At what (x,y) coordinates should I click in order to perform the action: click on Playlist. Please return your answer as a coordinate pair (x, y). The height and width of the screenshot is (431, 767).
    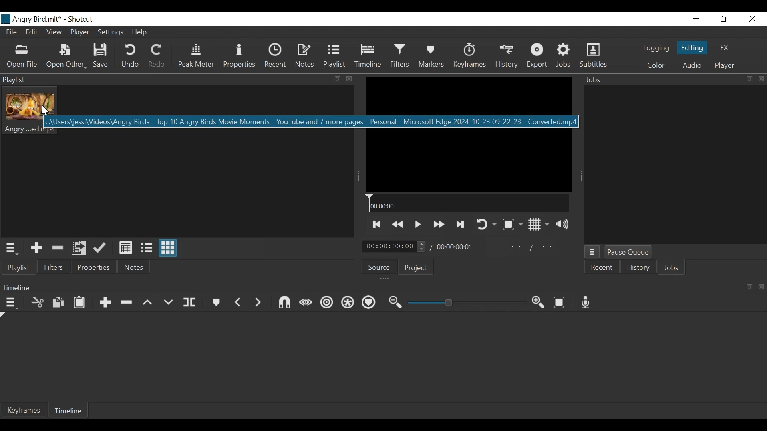
    Looking at the image, I should click on (18, 267).